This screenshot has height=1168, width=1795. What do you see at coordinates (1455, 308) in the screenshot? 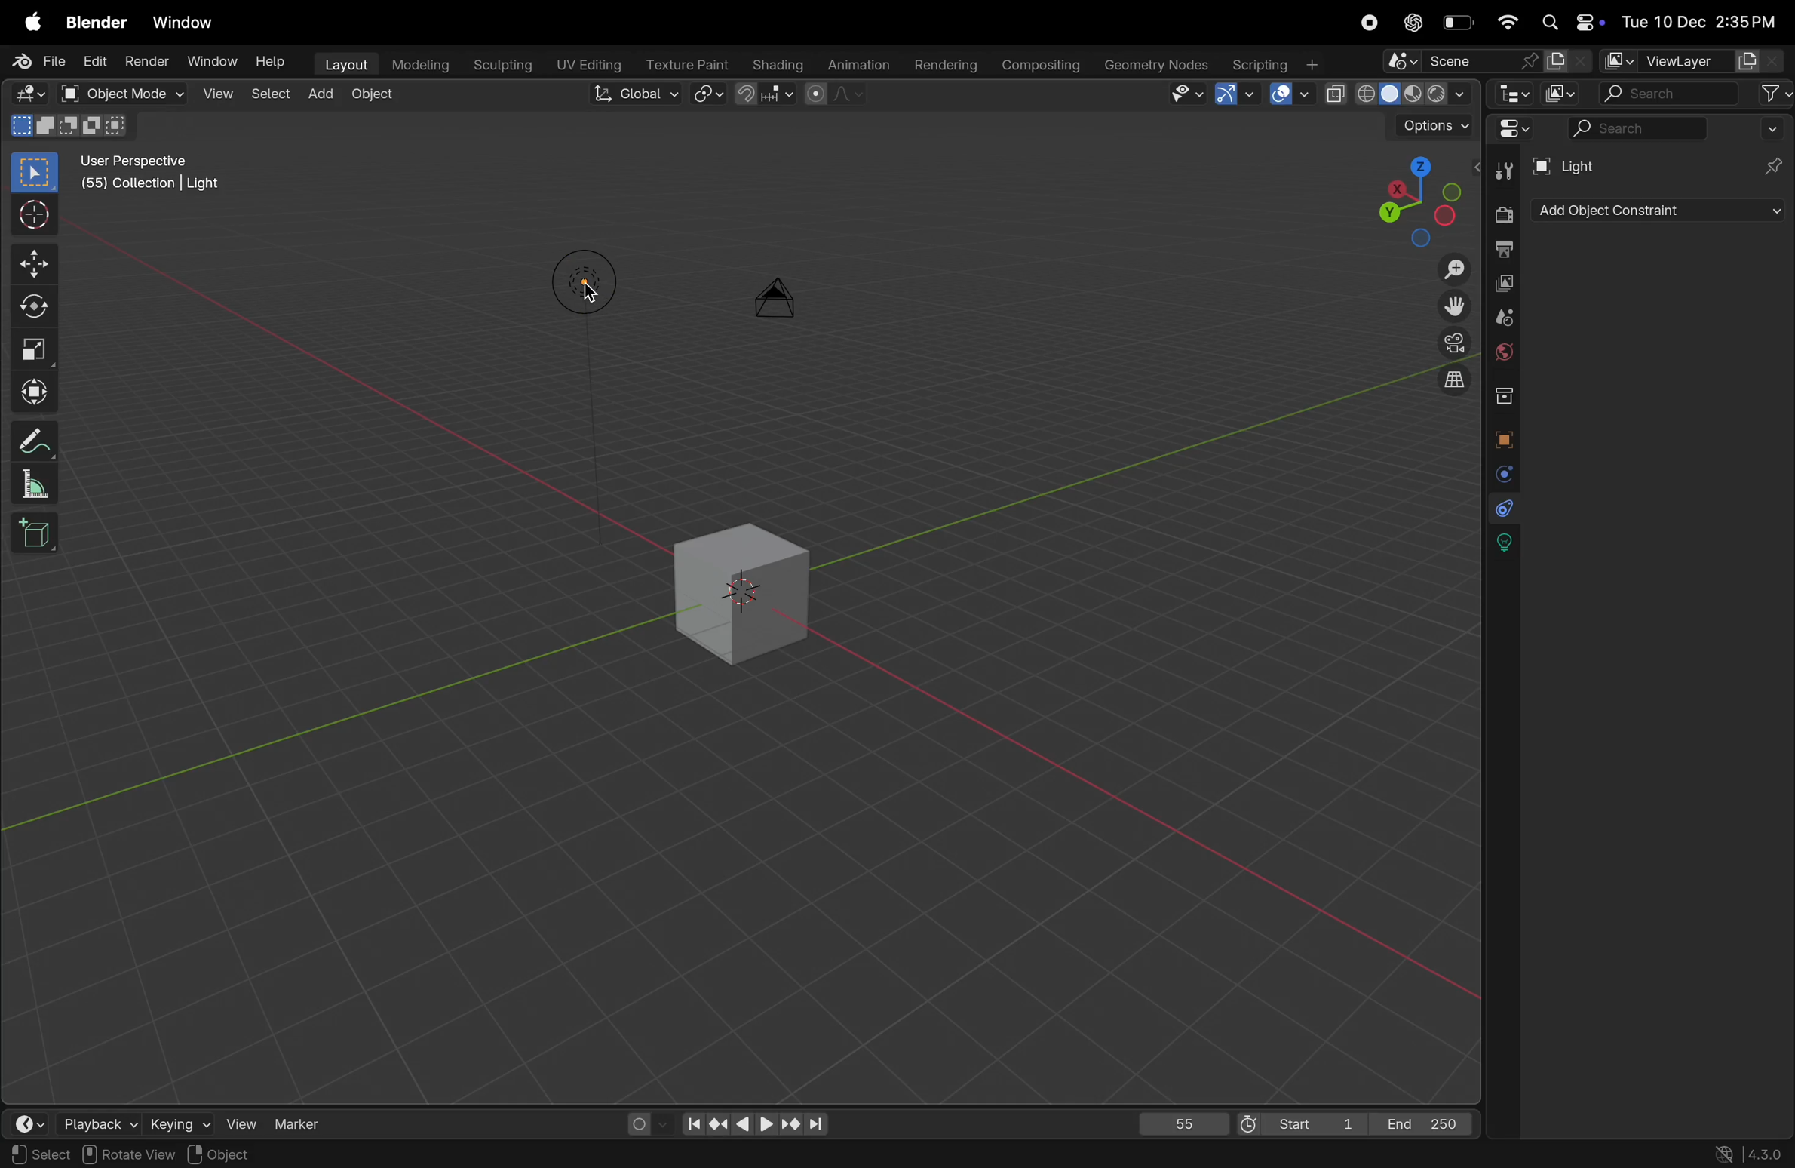
I see `move the view` at bounding box center [1455, 308].